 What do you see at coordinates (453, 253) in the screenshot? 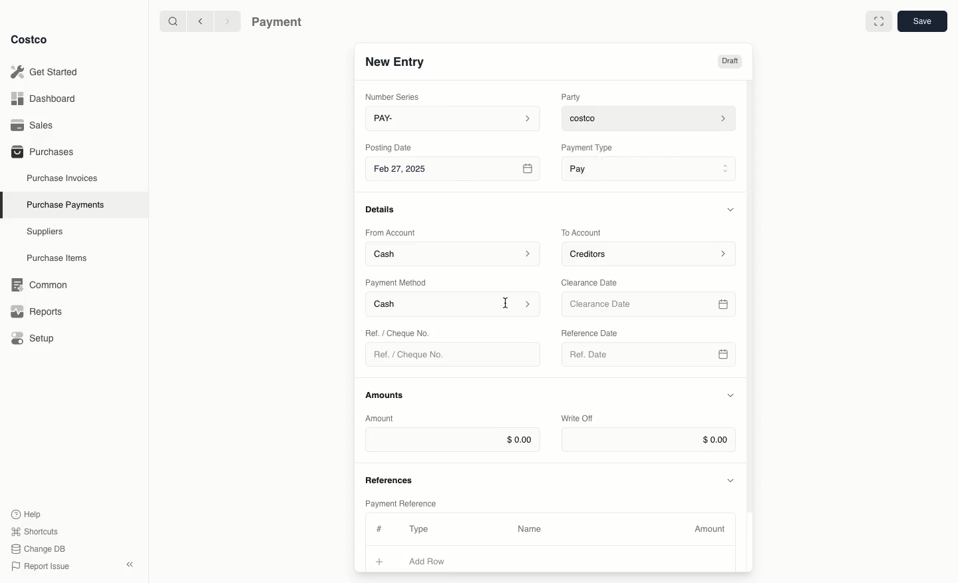
I see `Cash` at bounding box center [453, 253].